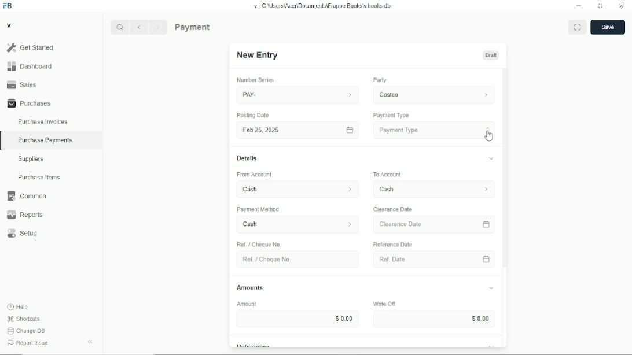 Image resolution: width=632 pixels, height=355 pixels. Describe the element at coordinates (51, 103) in the screenshot. I see `Purchases` at that location.